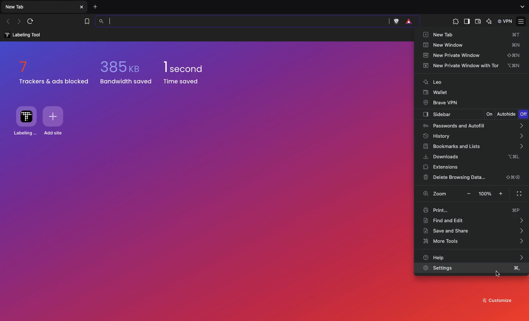 This screenshot has height=321, width=529. I want to click on New private window, so click(474, 55).